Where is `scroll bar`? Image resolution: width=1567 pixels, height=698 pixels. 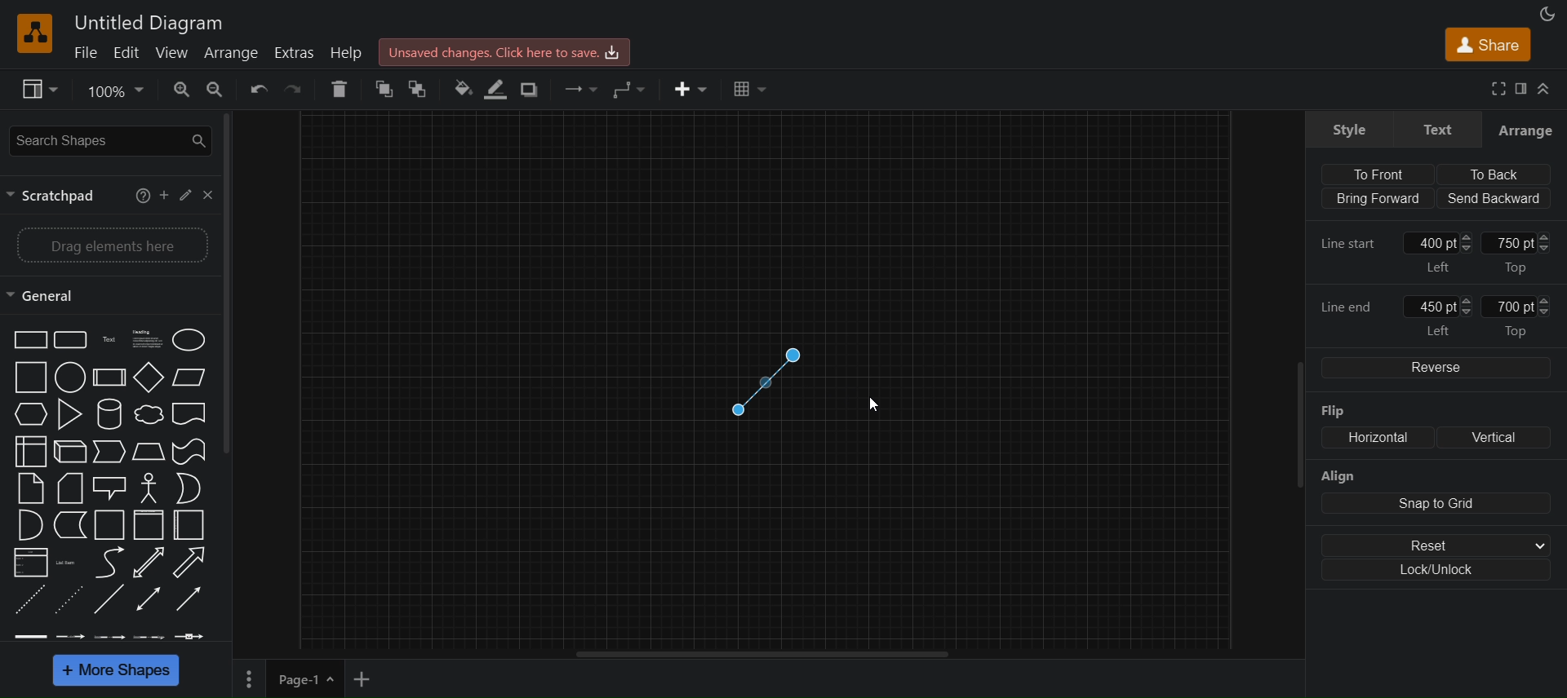
scroll bar is located at coordinates (1292, 435).